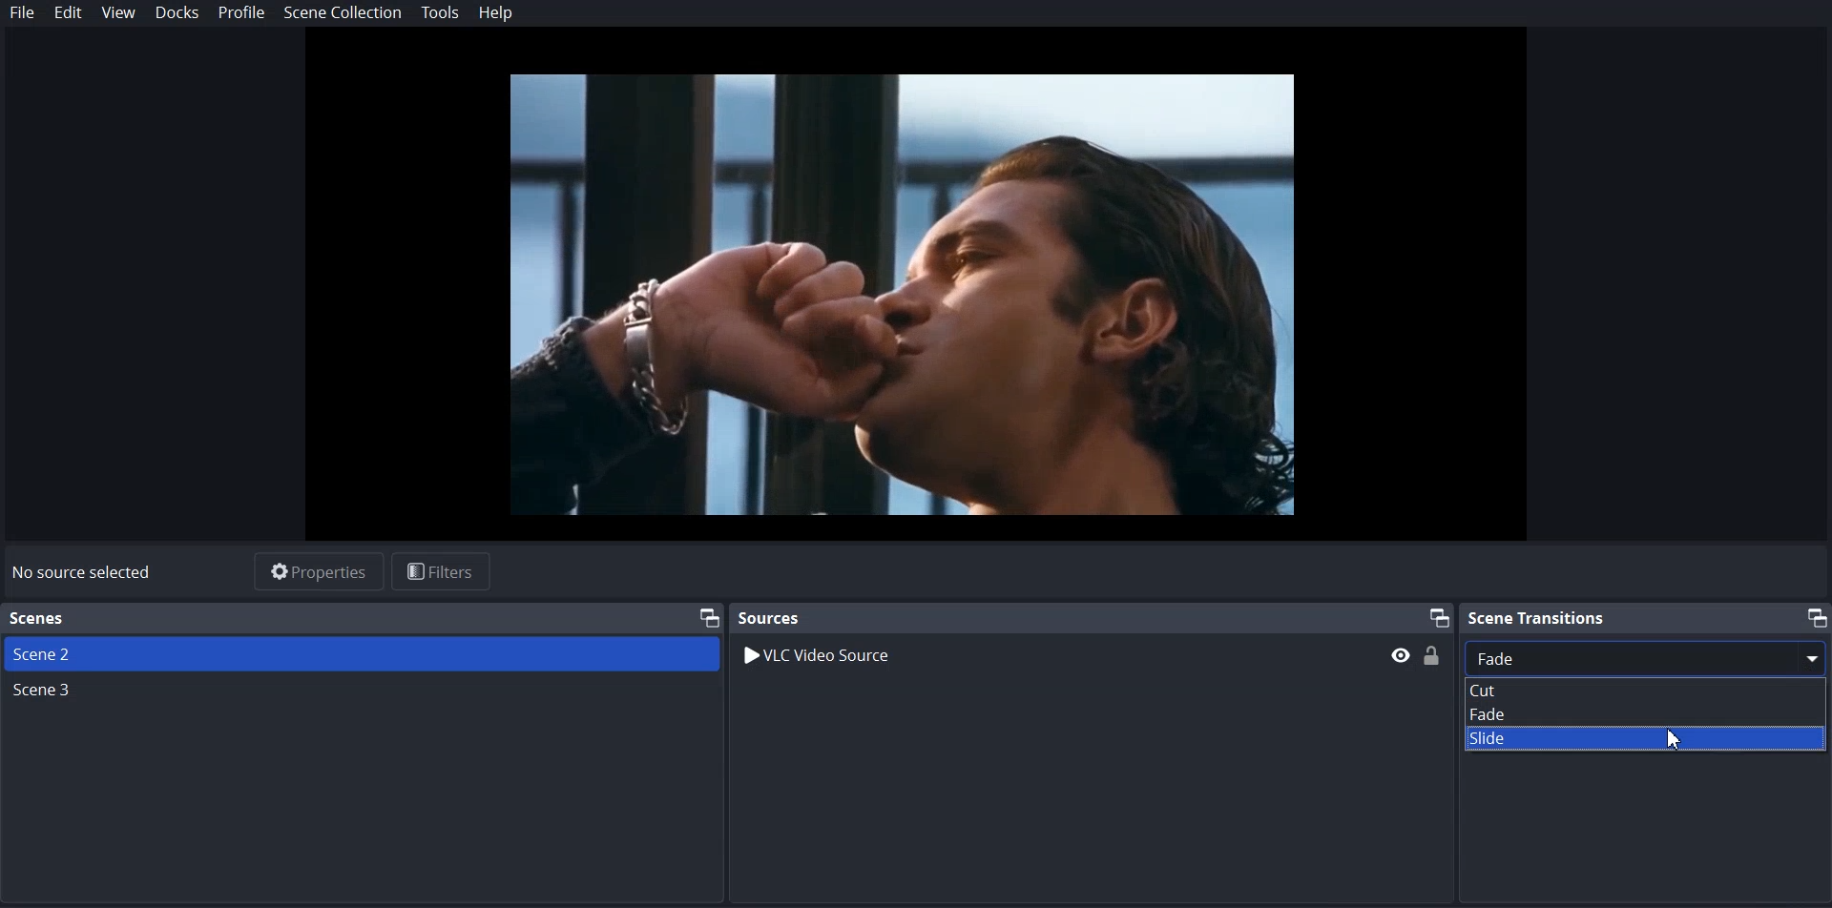 This screenshot has width=1832, height=908. I want to click on Scene, so click(47, 691).